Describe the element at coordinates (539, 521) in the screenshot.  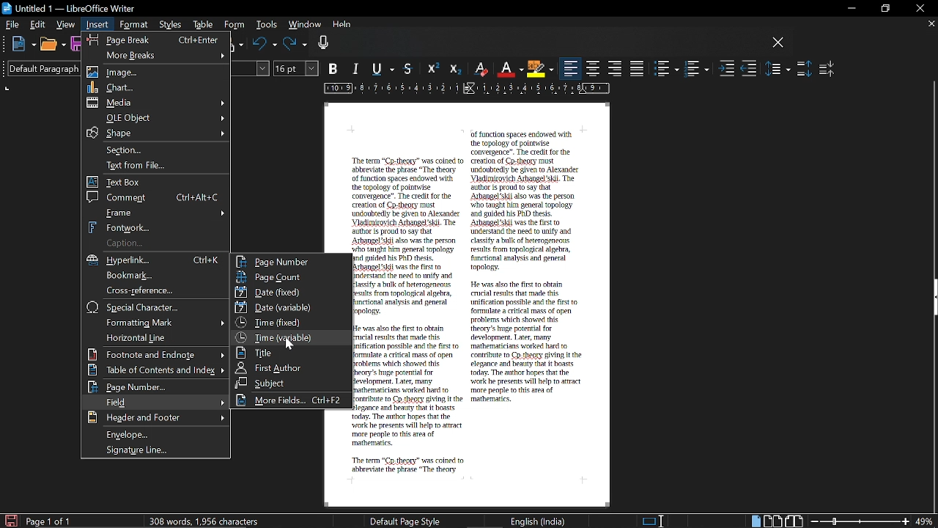
I see `English (India)` at that location.